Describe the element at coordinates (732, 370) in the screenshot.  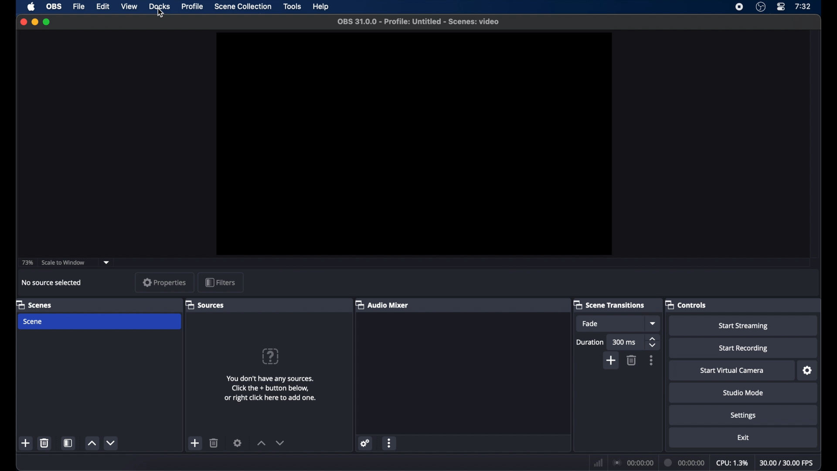
I see `start virtual camera` at that location.